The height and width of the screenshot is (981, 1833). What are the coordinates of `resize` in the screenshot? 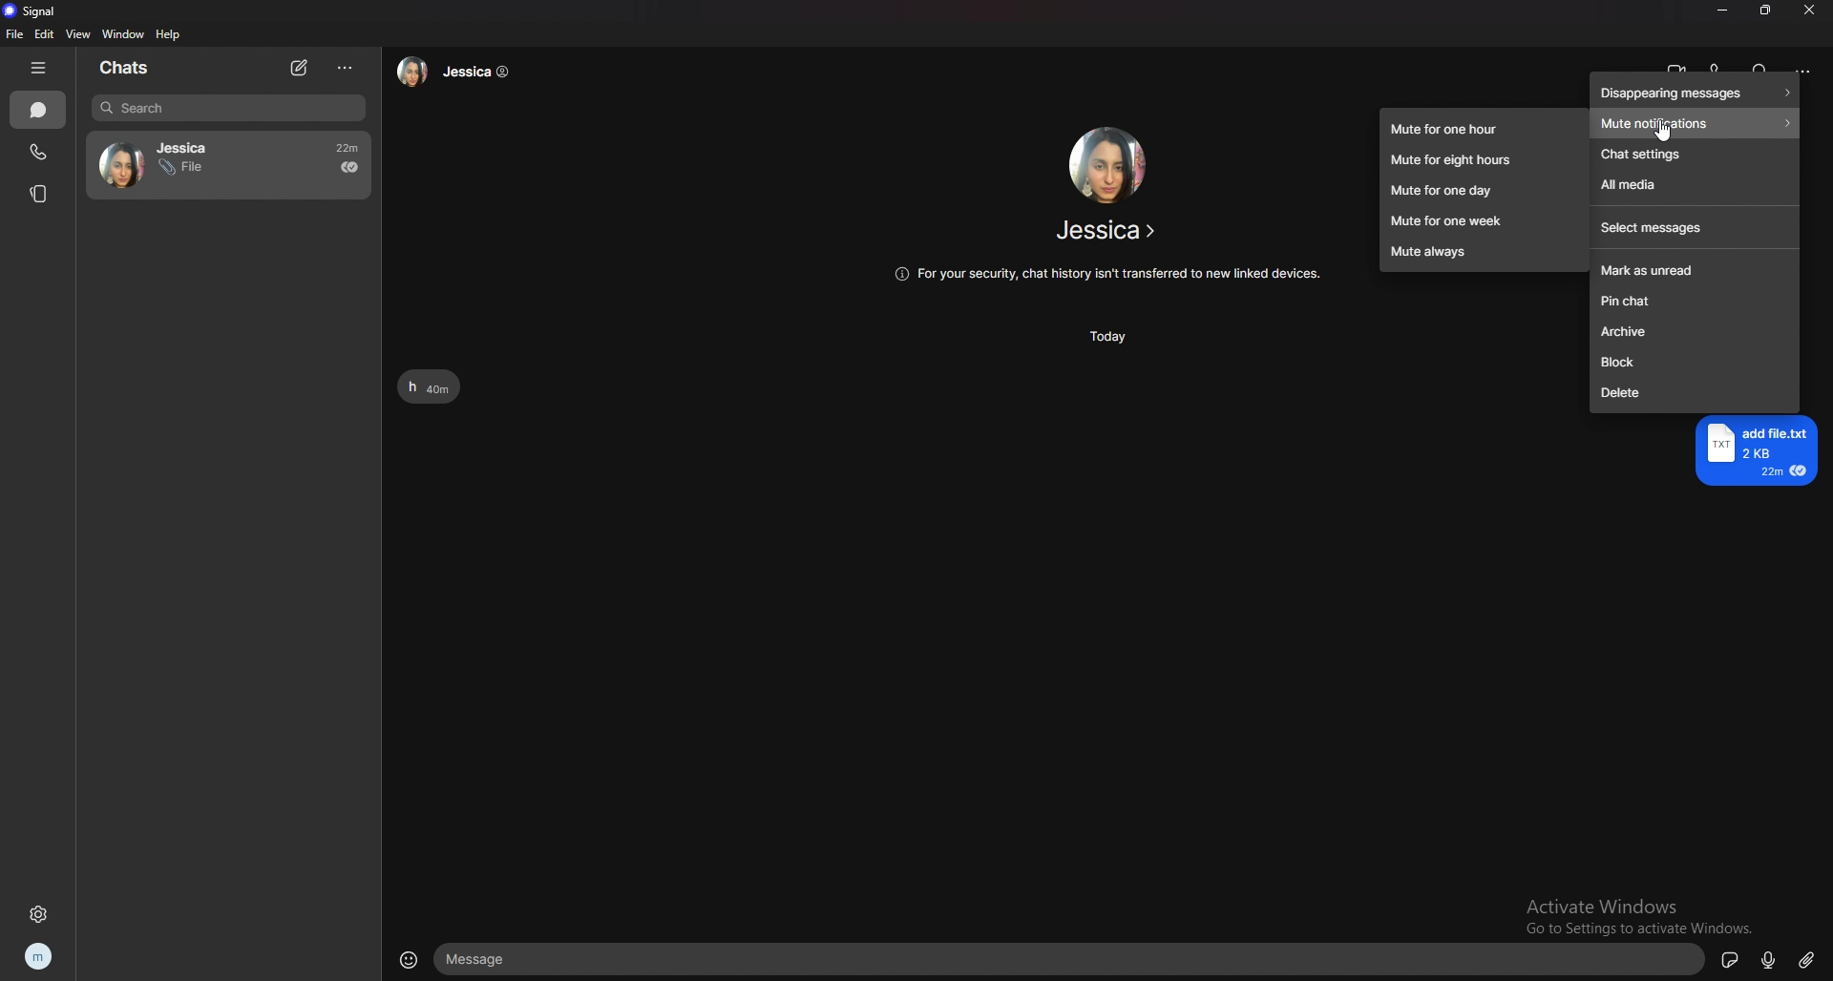 It's located at (1765, 10).